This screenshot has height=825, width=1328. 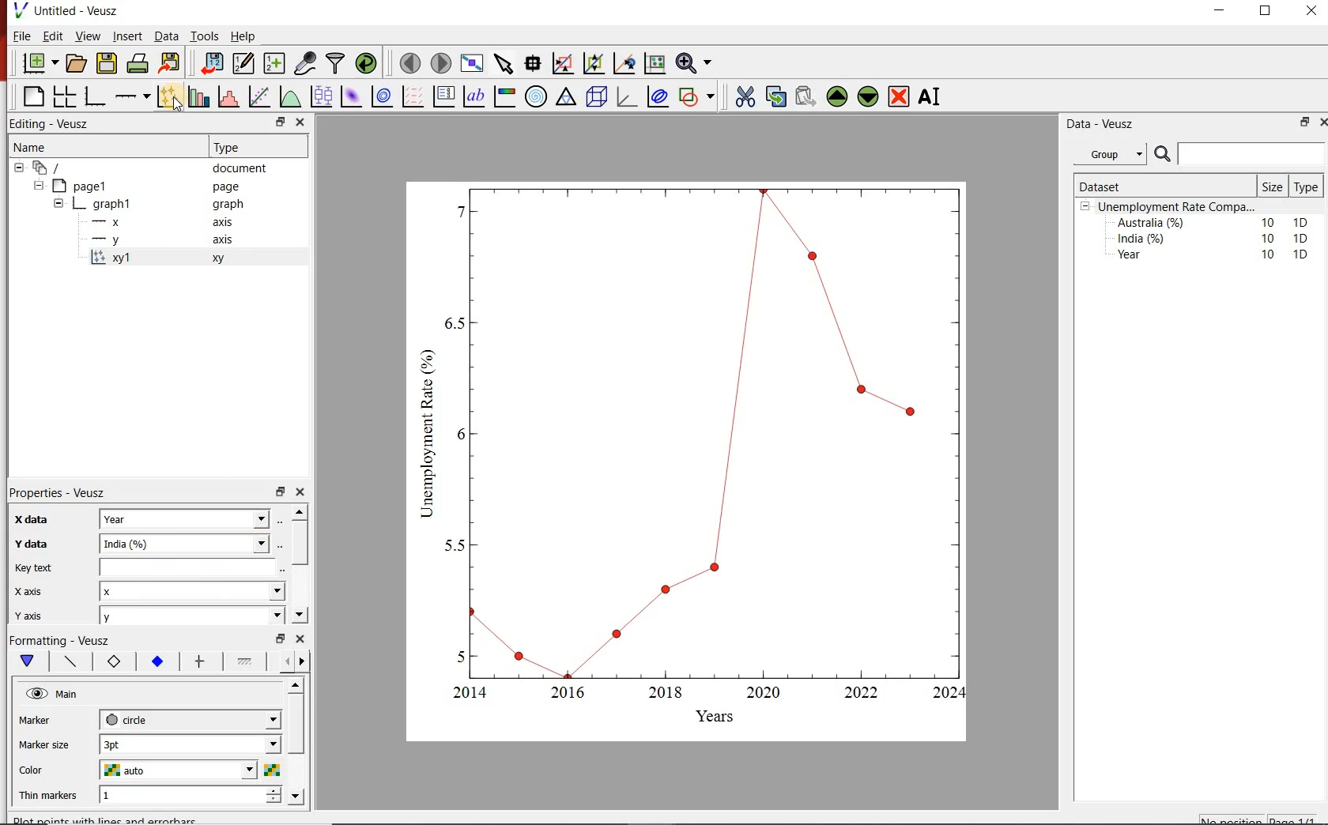 I want to click on Formatting - Veusz, so click(x=59, y=639).